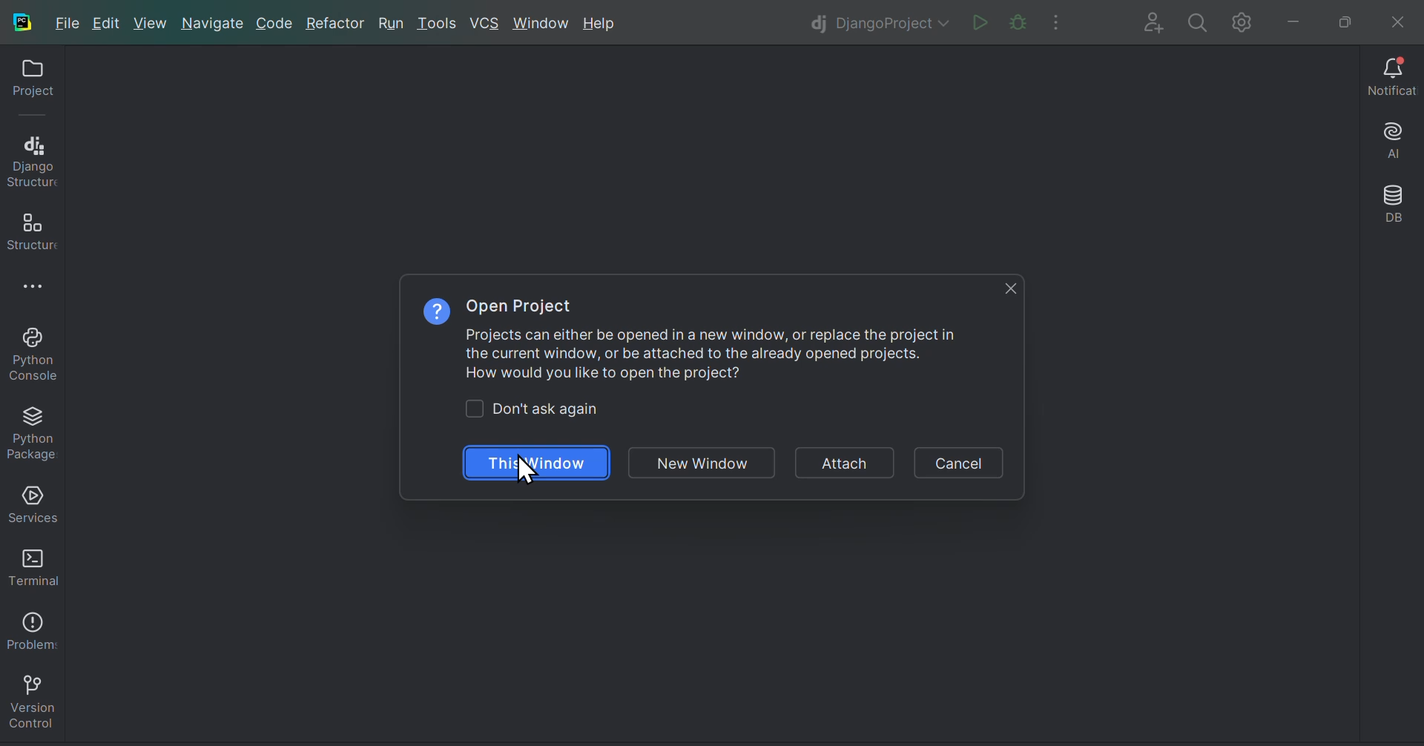 The height and width of the screenshot is (746, 1424). Describe the element at coordinates (30, 626) in the screenshot. I see `Problems` at that location.